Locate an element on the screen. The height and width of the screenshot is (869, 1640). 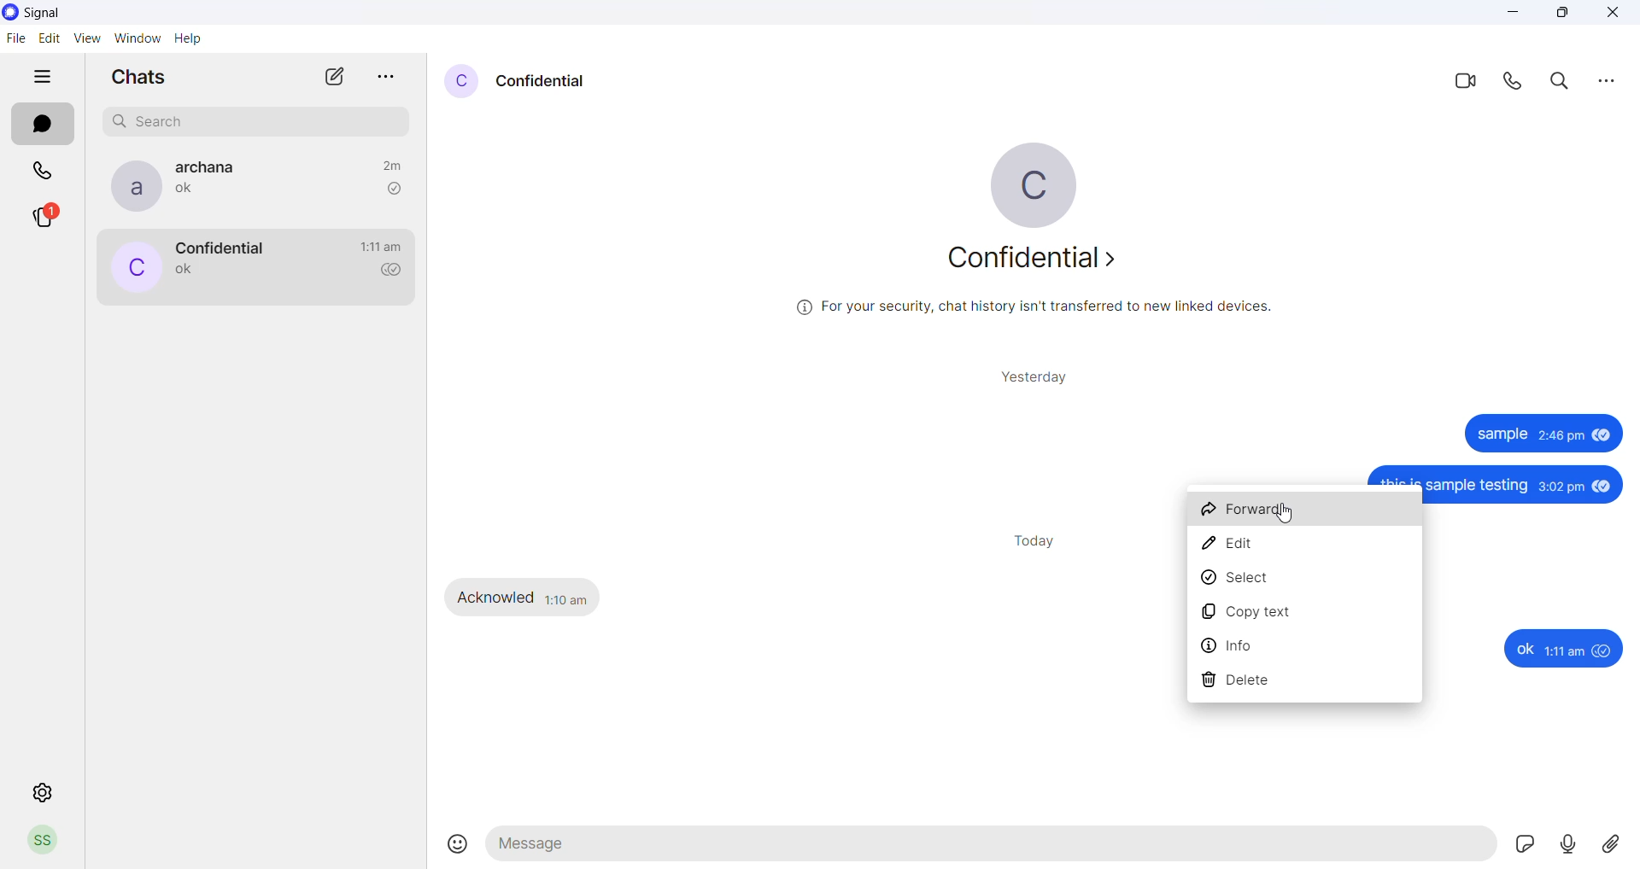
contact name is located at coordinates (219, 247).